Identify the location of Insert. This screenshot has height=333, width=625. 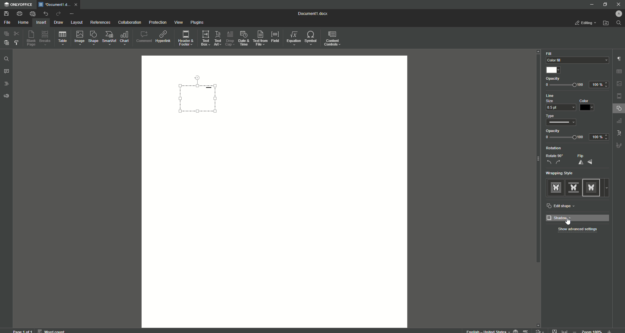
(40, 22).